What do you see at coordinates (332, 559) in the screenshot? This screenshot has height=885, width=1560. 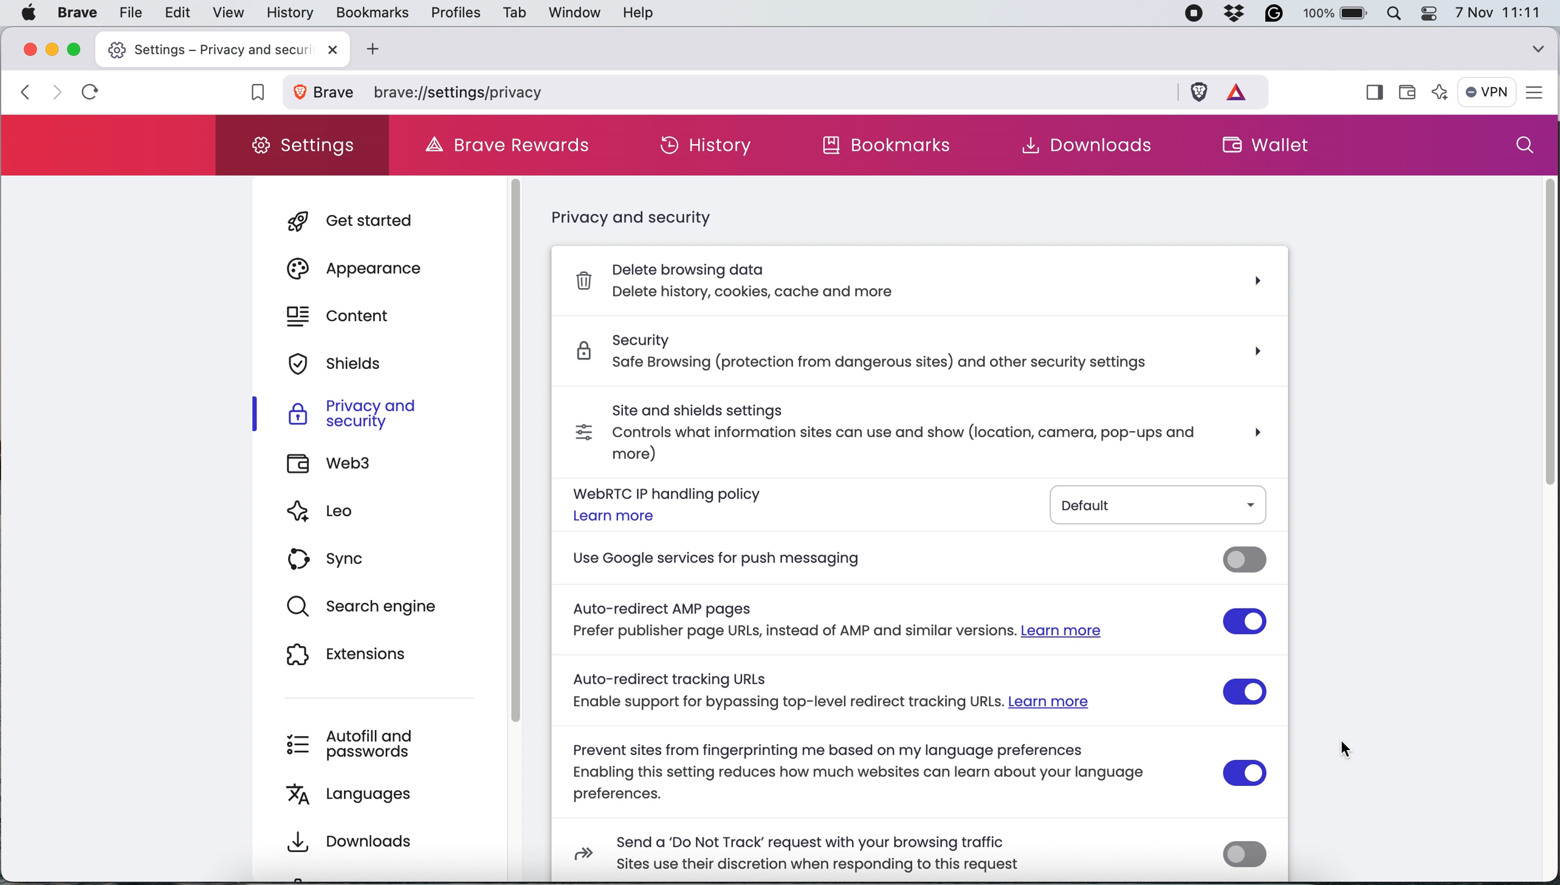 I see `sync` at bounding box center [332, 559].